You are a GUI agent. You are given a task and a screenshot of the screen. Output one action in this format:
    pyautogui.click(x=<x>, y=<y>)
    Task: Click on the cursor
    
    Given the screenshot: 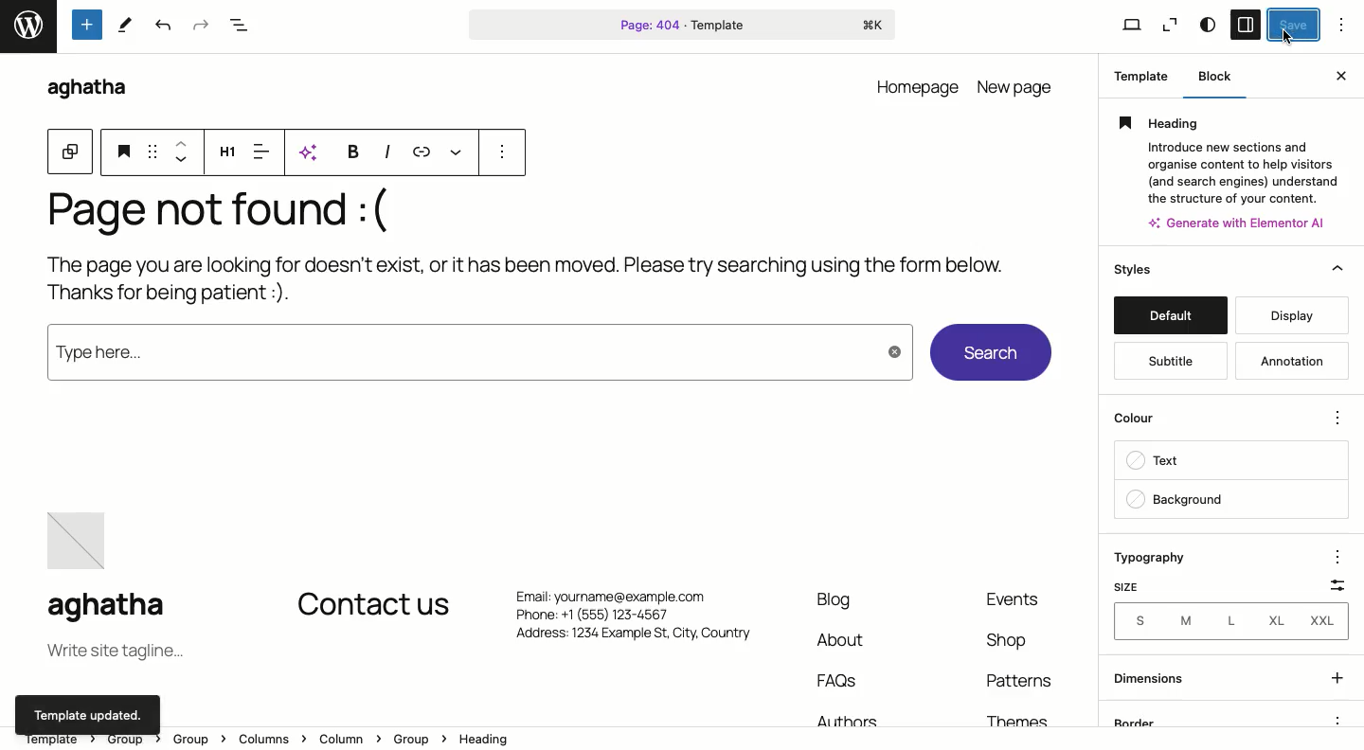 What is the action you would take?
    pyautogui.click(x=1287, y=38)
    